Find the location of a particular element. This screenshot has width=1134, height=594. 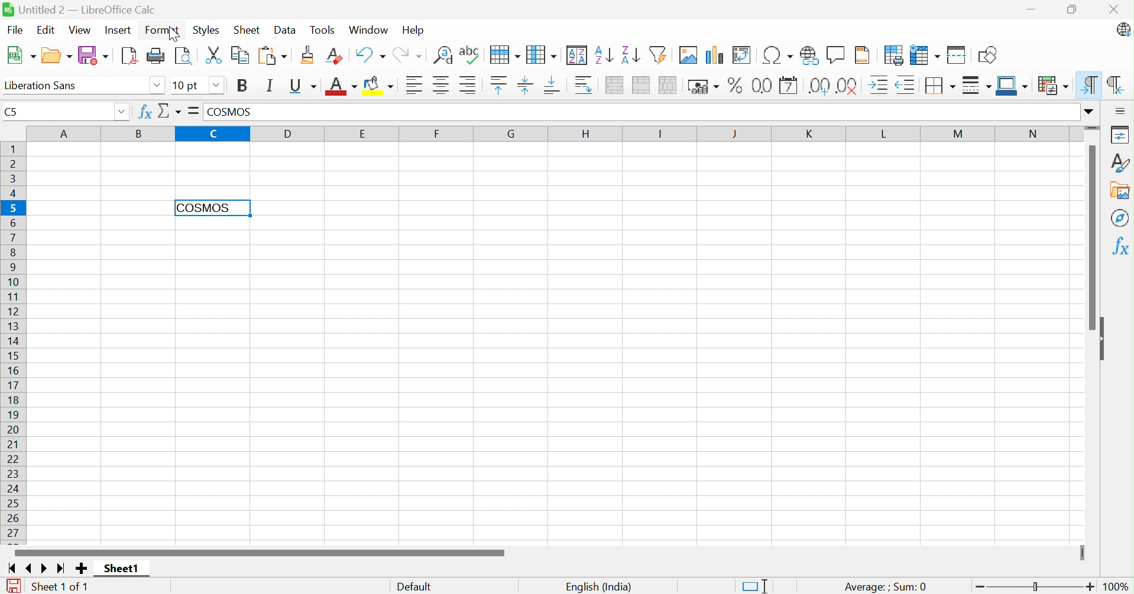

Freeze Rows and Columns is located at coordinates (928, 54).